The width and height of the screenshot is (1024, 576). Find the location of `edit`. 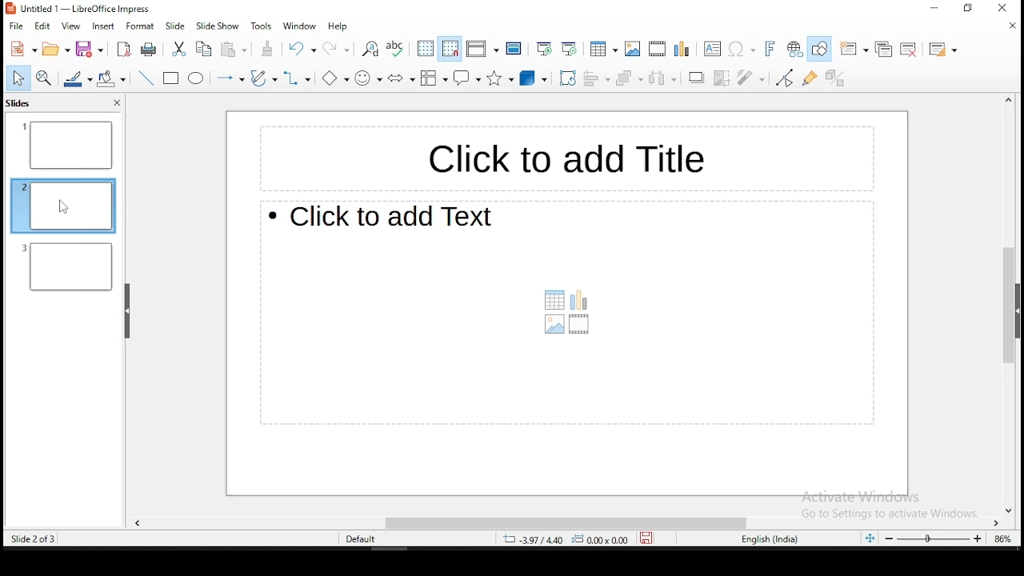

edit is located at coordinates (42, 28).